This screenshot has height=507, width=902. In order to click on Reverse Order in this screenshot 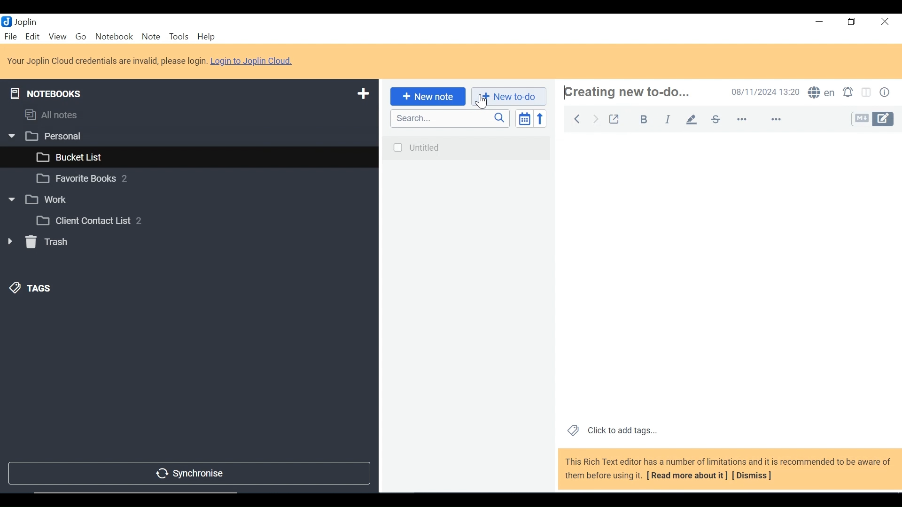, I will do `click(540, 118)`.